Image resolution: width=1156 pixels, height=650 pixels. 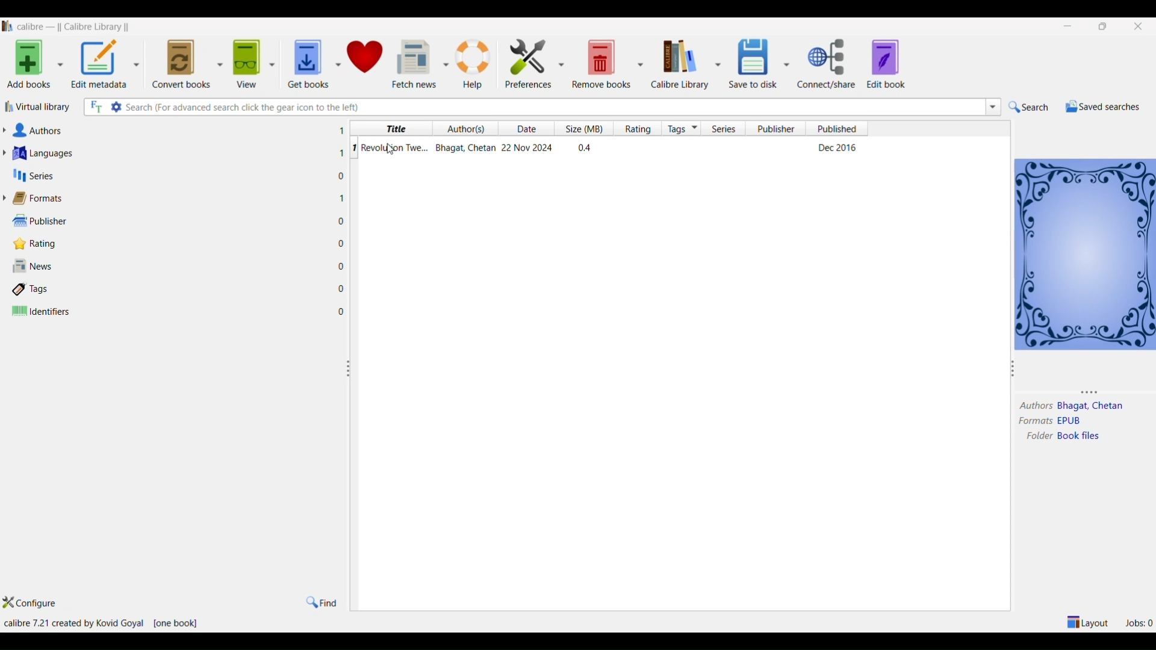 What do you see at coordinates (1089, 621) in the screenshot?
I see `layout` at bounding box center [1089, 621].